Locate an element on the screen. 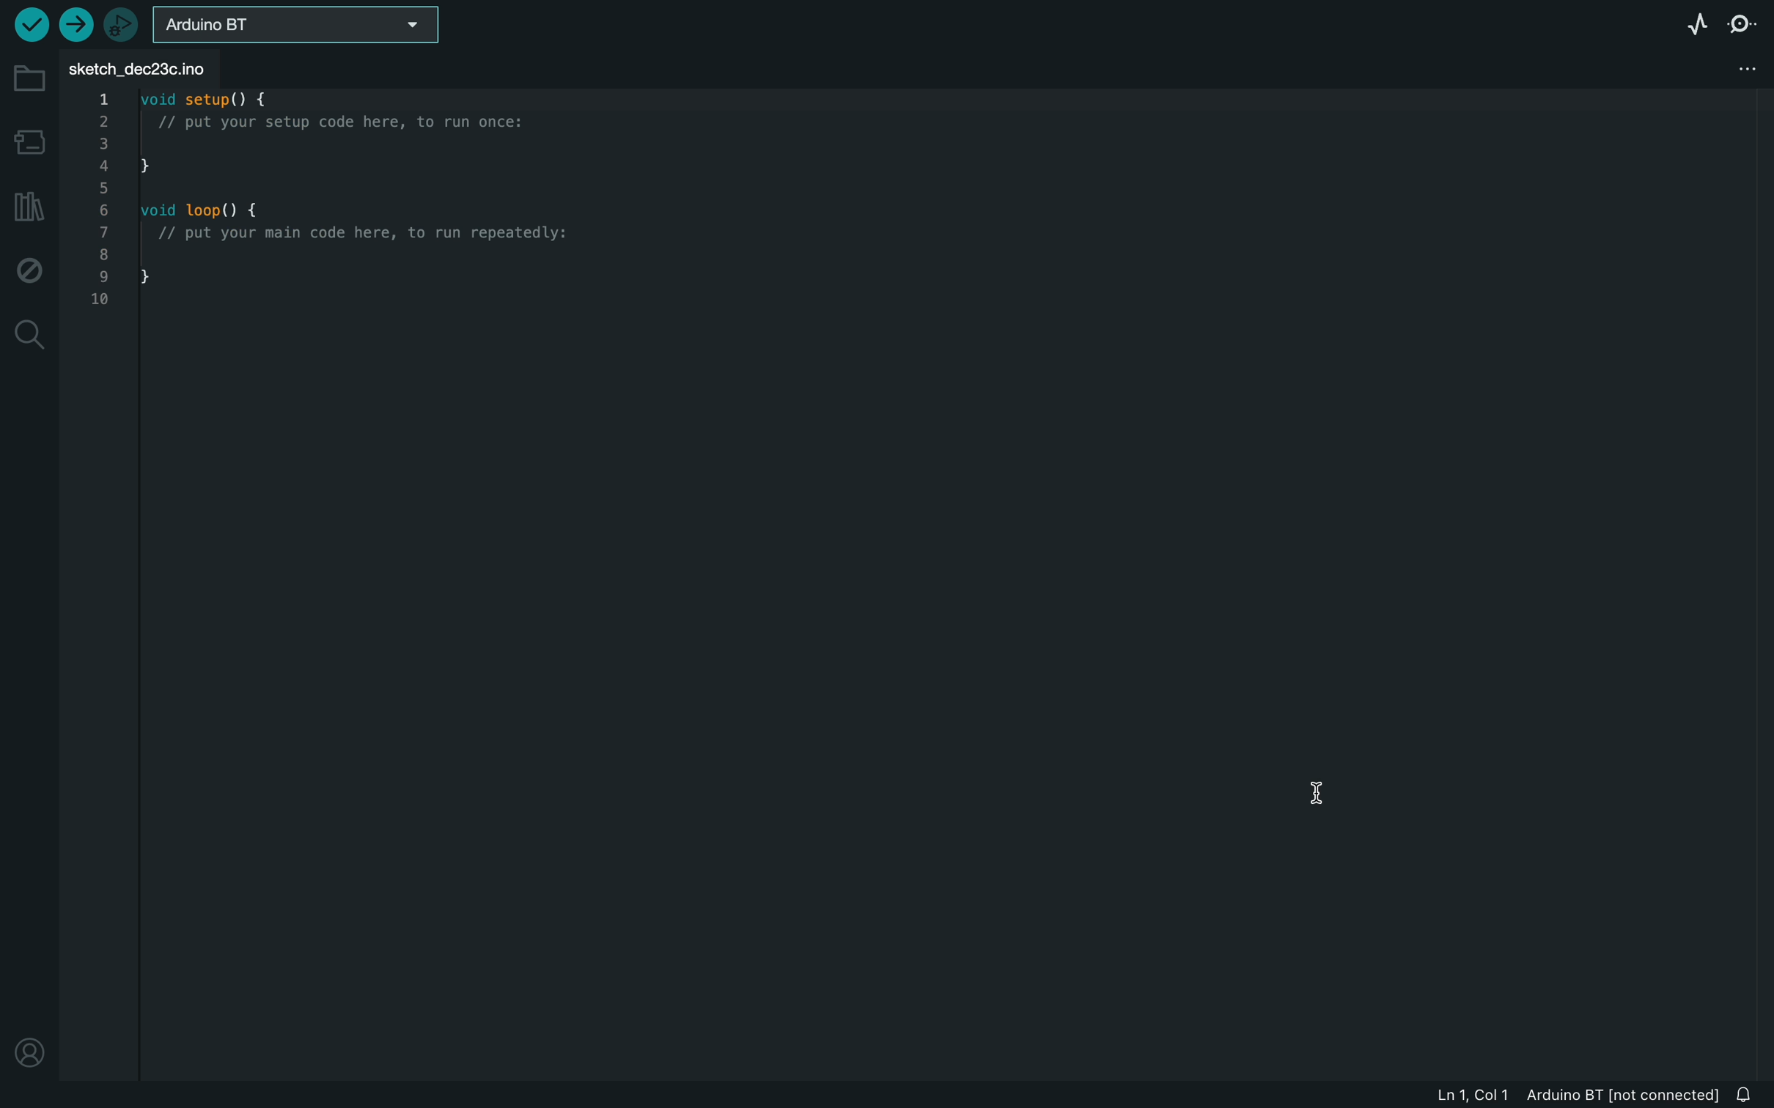 Image resolution: width=1774 pixels, height=1108 pixels. board selector is located at coordinates (296, 28).